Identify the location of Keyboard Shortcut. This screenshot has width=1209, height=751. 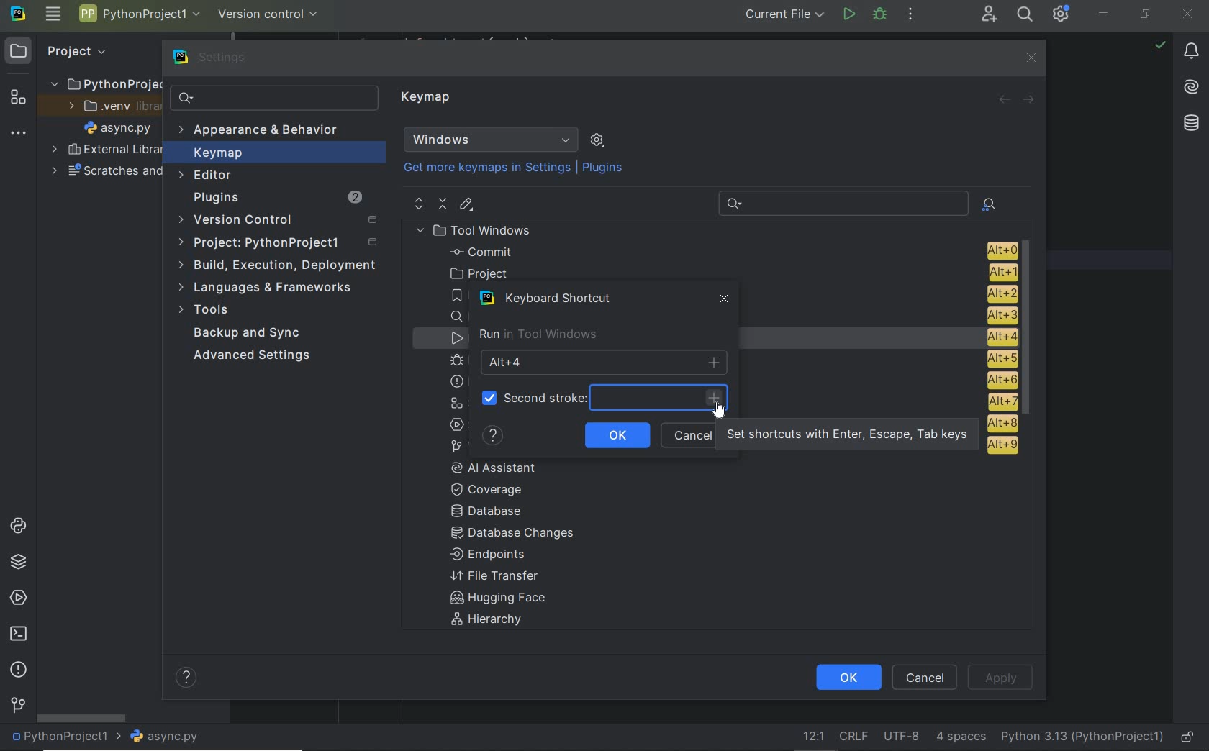
(552, 299).